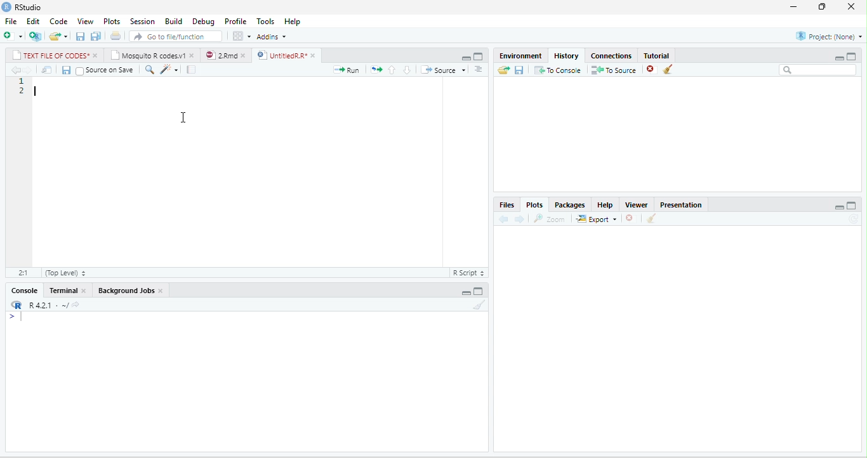  What do you see at coordinates (11, 21) in the screenshot?
I see `File` at bounding box center [11, 21].